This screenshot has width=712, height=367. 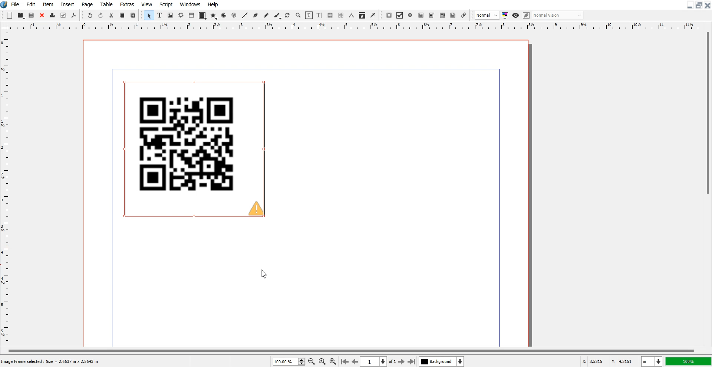 I want to click on Vertical Scale, so click(x=356, y=27).